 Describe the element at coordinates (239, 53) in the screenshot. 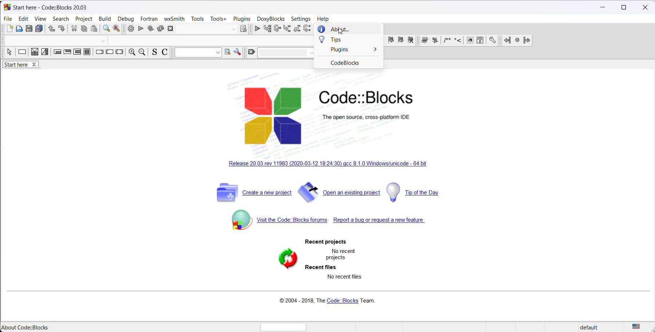

I see `settings` at that location.